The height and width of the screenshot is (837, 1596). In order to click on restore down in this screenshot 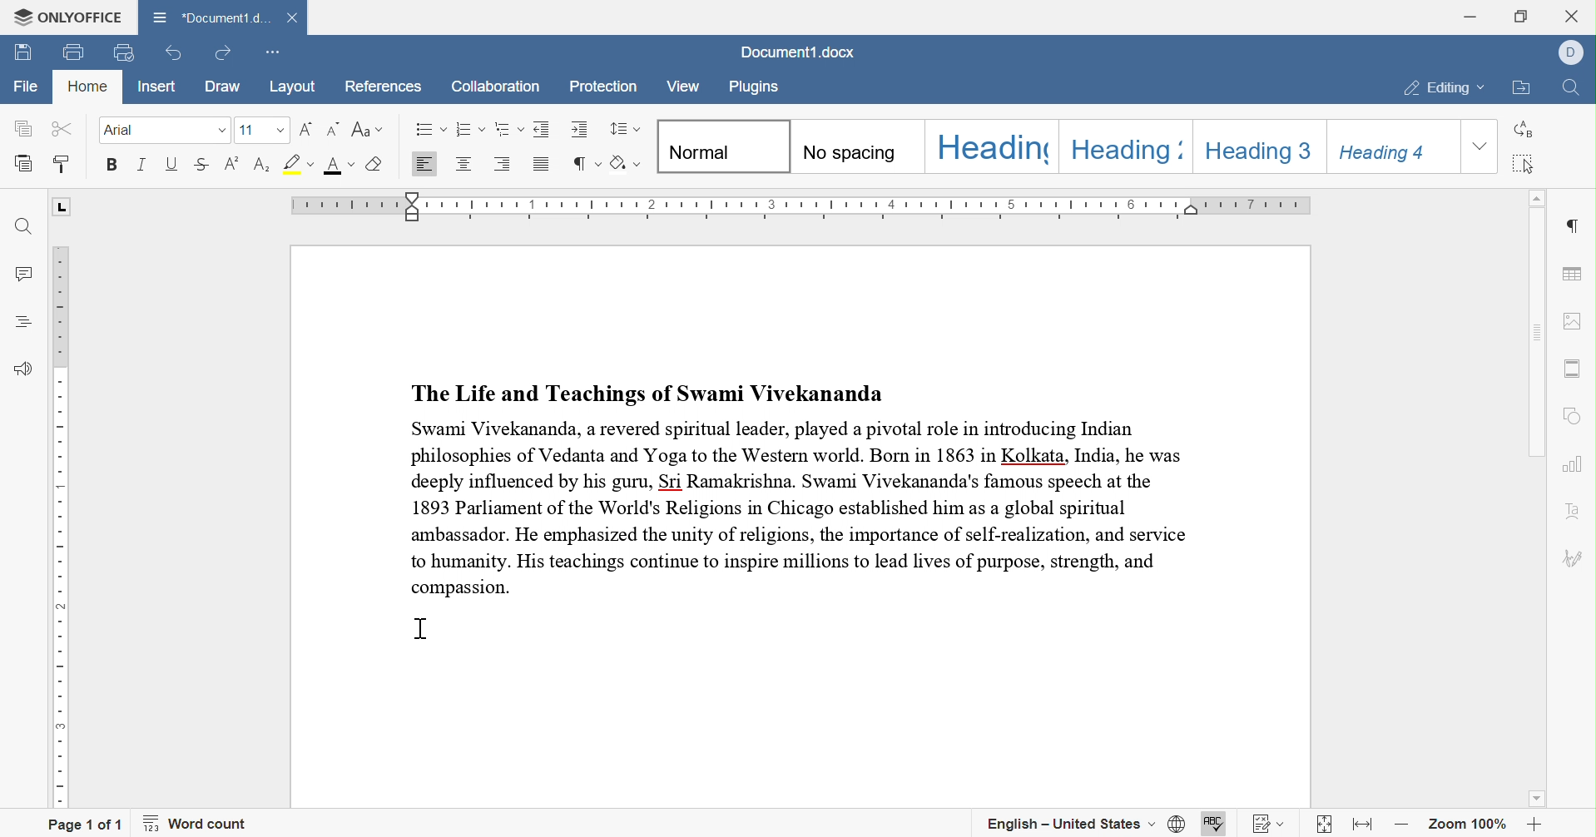, I will do `click(1523, 14)`.